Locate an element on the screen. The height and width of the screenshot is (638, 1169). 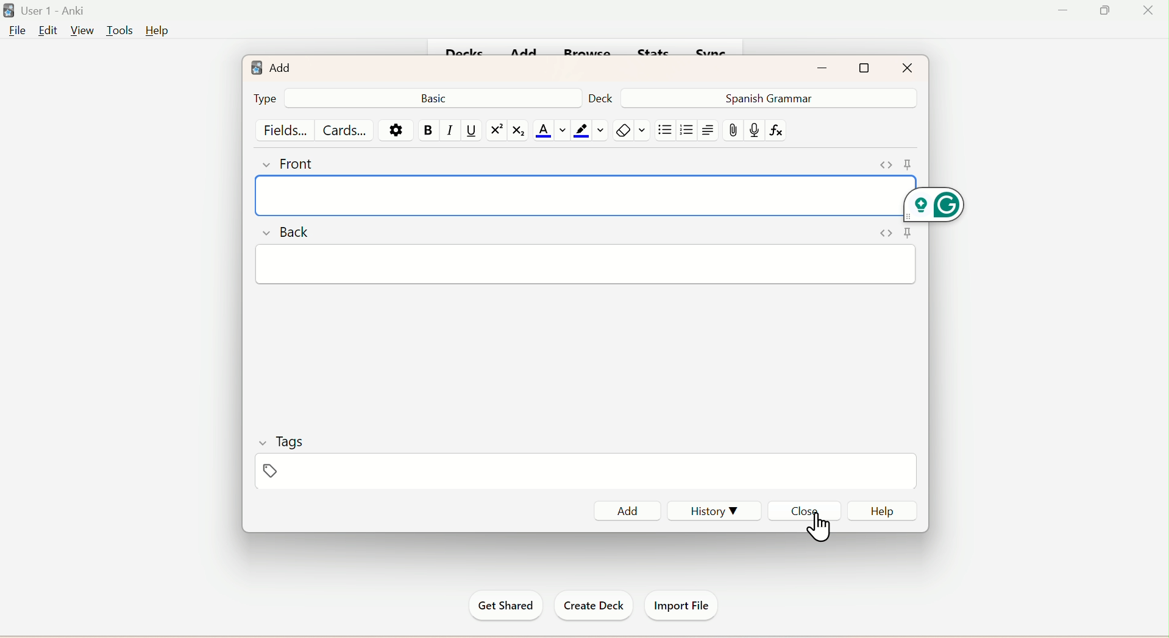
Tools is located at coordinates (116, 31).